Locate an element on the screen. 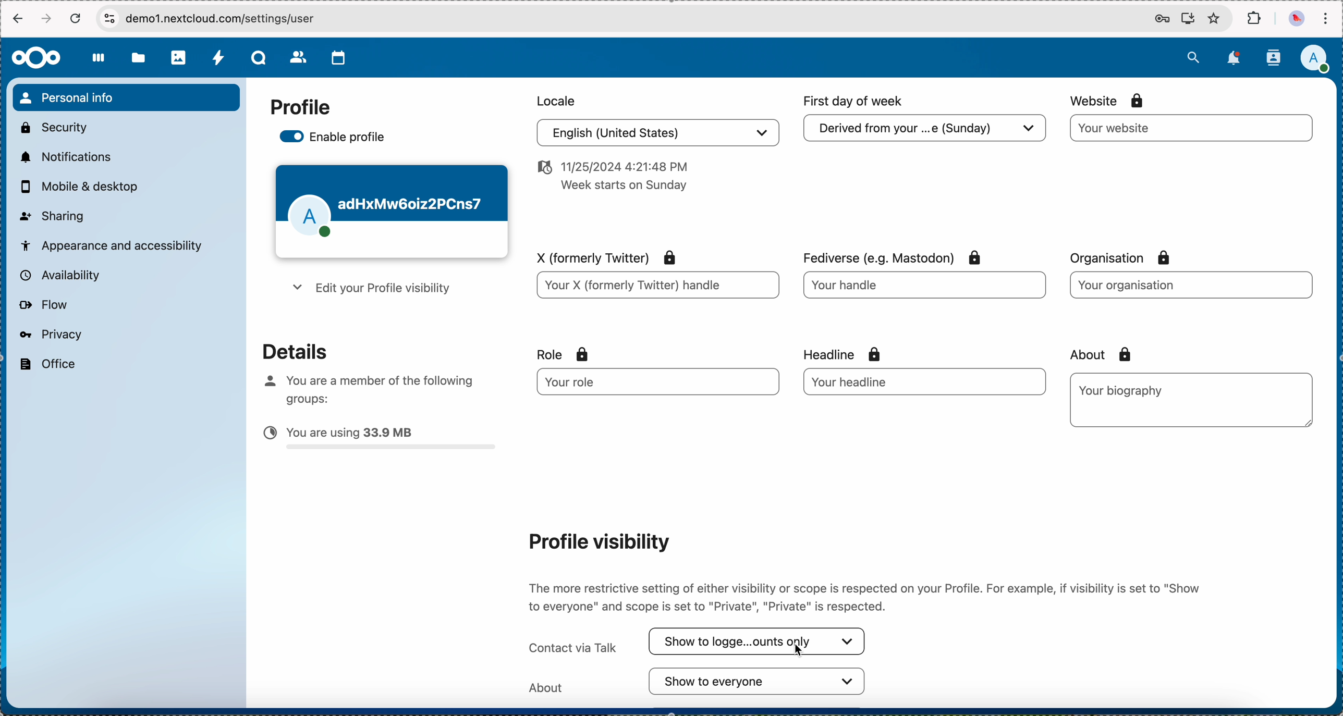 The image size is (1343, 716). dashboard is located at coordinates (99, 64).